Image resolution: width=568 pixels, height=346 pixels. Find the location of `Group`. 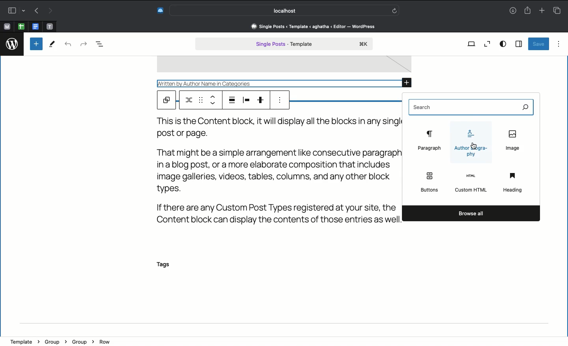

Group is located at coordinates (54, 341).